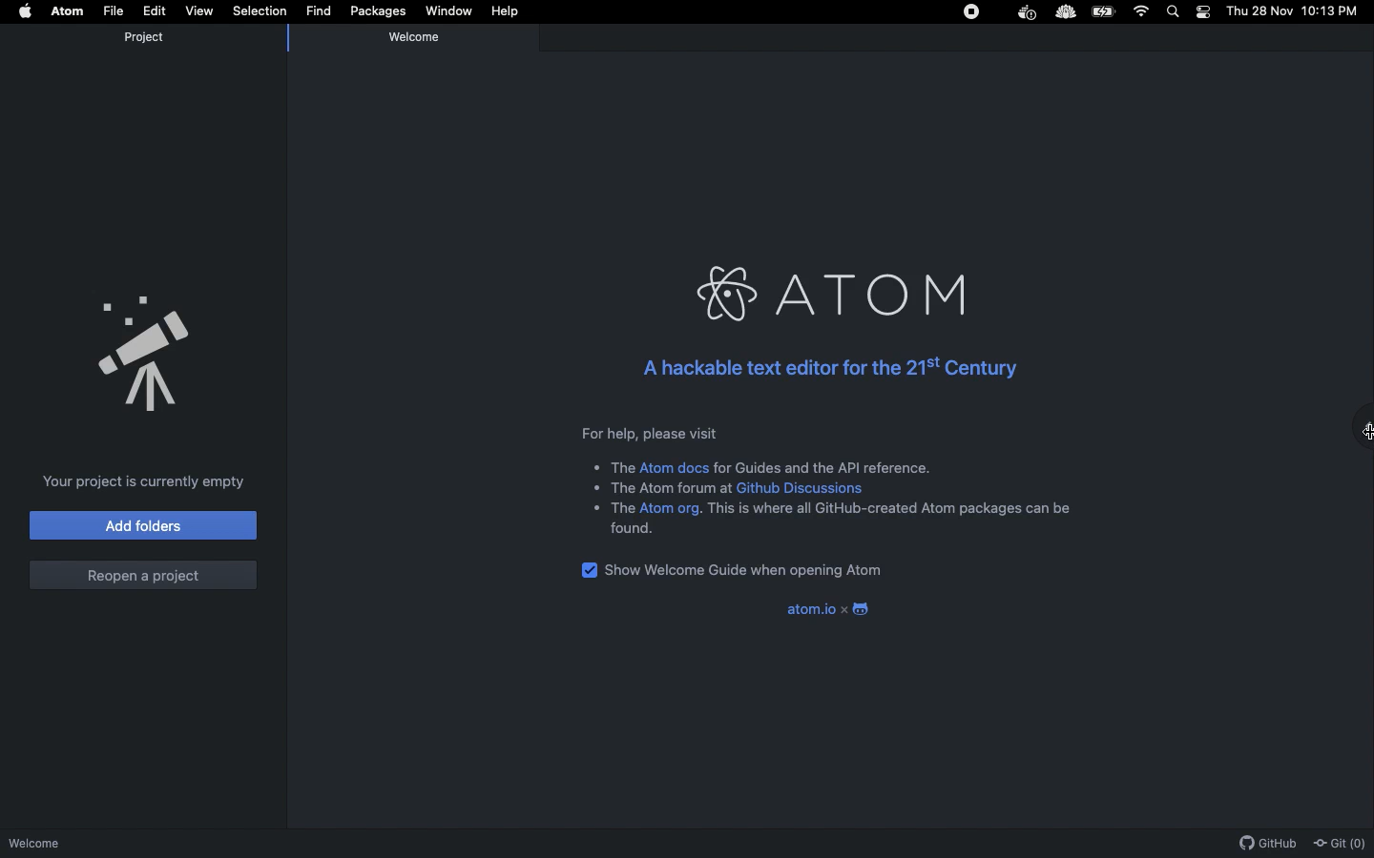 This screenshot has height=858, width=1374. What do you see at coordinates (148, 358) in the screenshot?
I see `Announcement Logo` at bounding box center [148, 358].